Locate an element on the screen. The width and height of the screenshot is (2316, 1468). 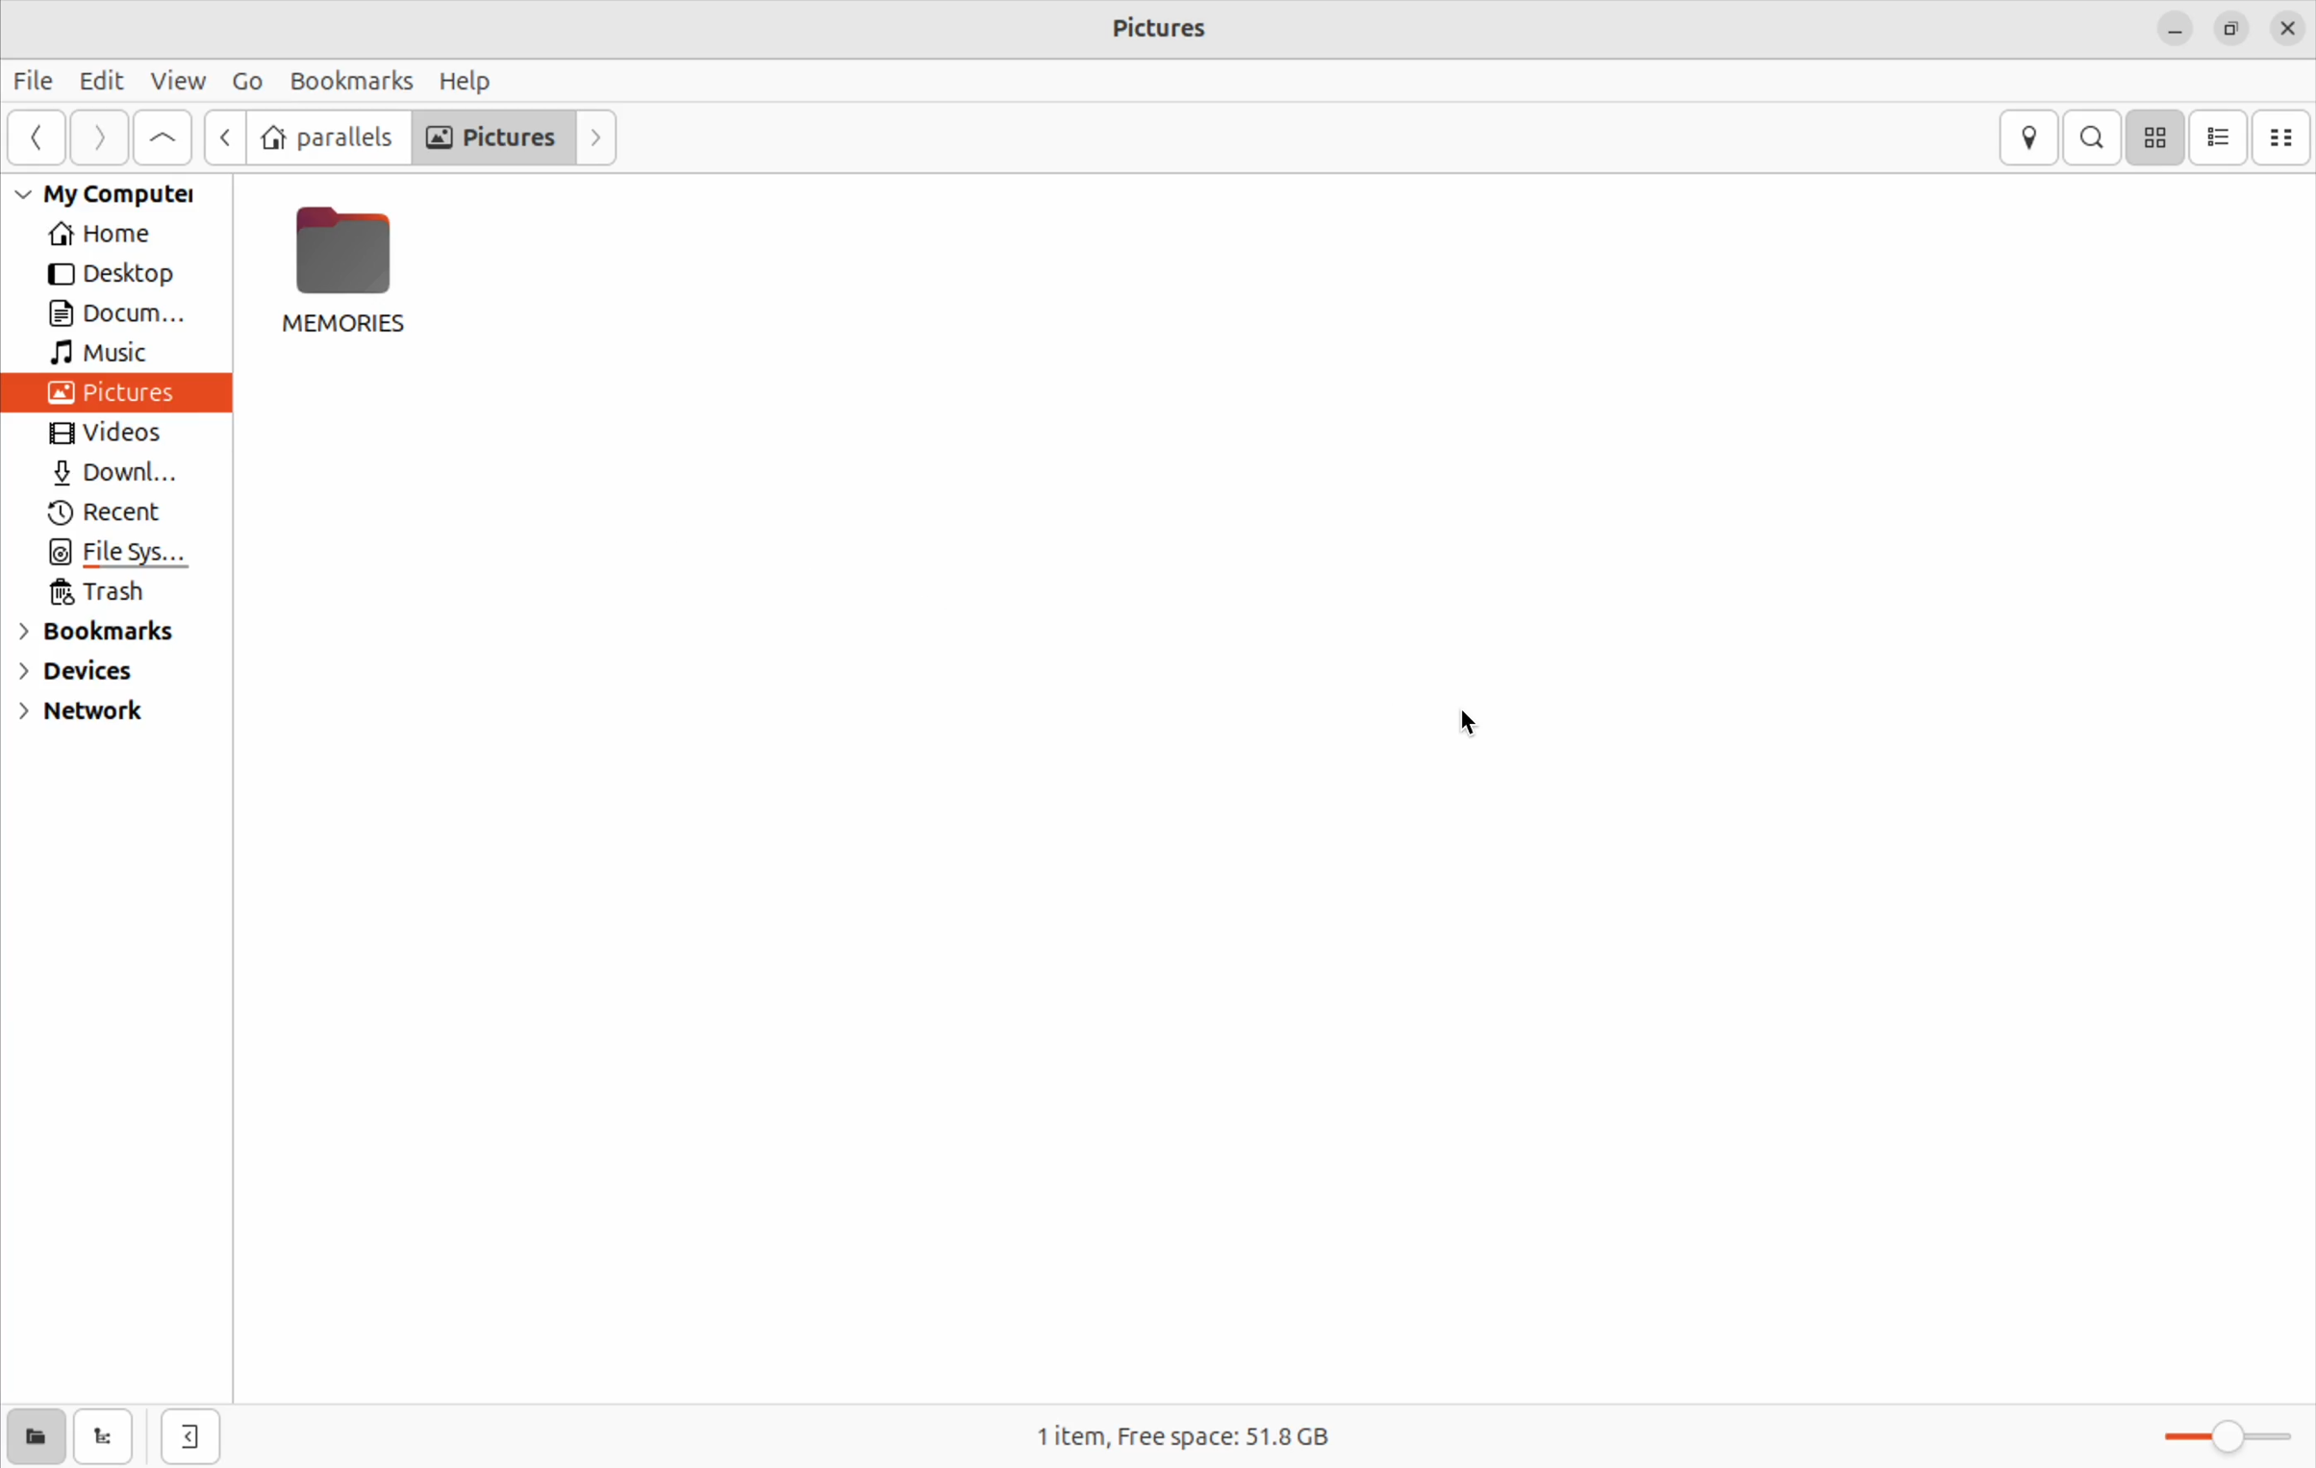
Downl... is located at coordinates (109, 475).